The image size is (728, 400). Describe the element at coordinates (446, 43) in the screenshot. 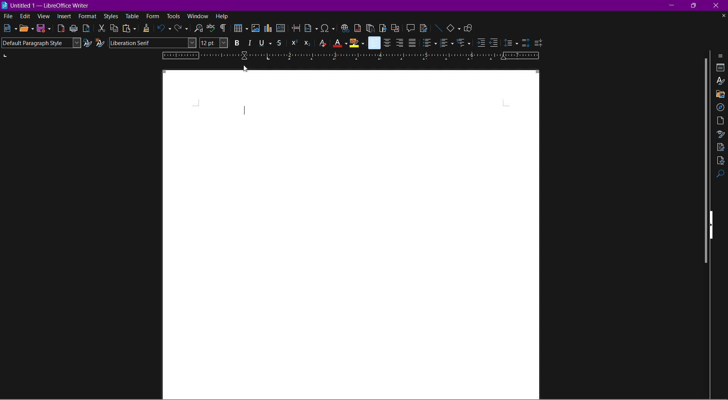

I see `Toggle Ordered List` at that location.